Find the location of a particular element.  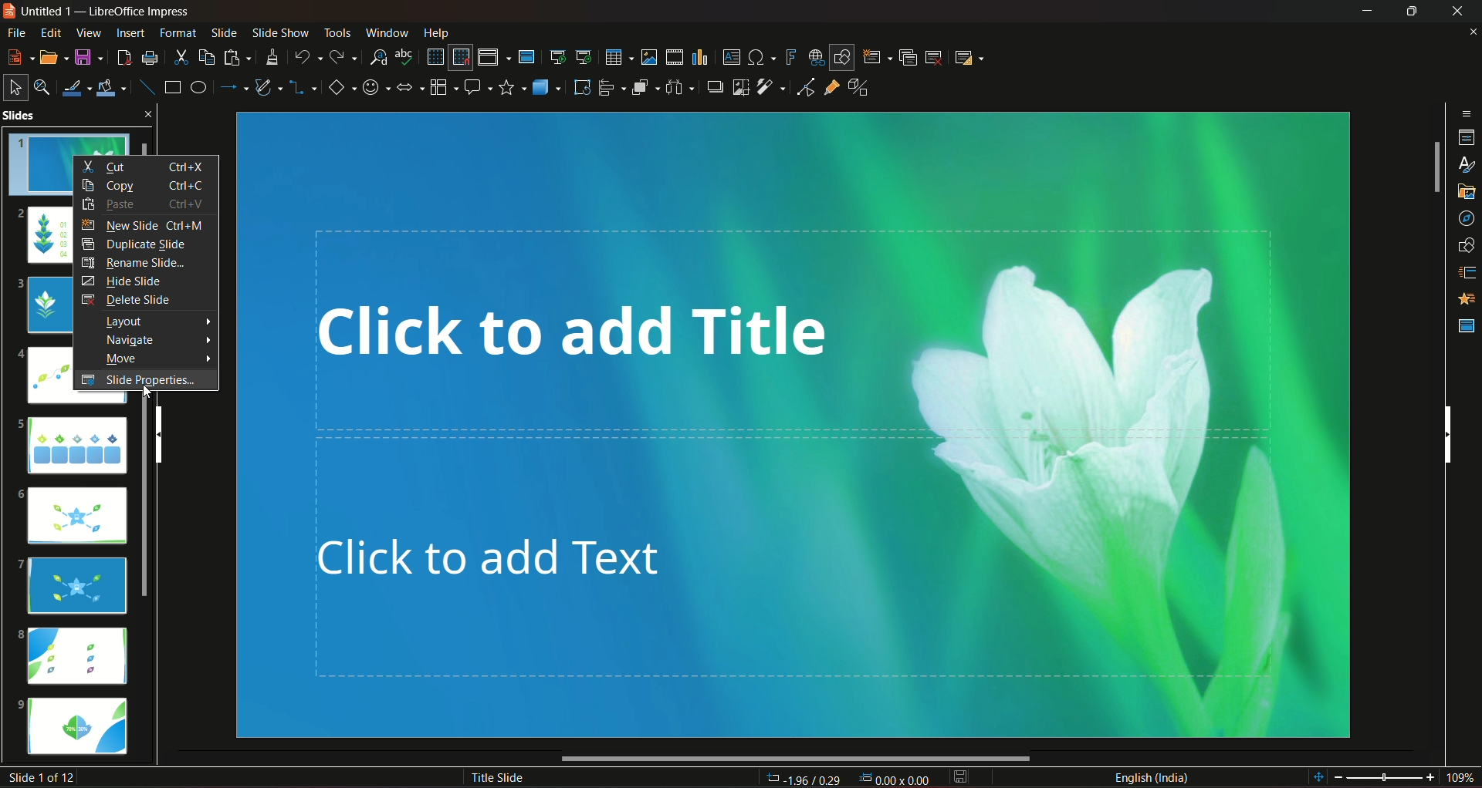

rotate is located at coordinates (580, 86).